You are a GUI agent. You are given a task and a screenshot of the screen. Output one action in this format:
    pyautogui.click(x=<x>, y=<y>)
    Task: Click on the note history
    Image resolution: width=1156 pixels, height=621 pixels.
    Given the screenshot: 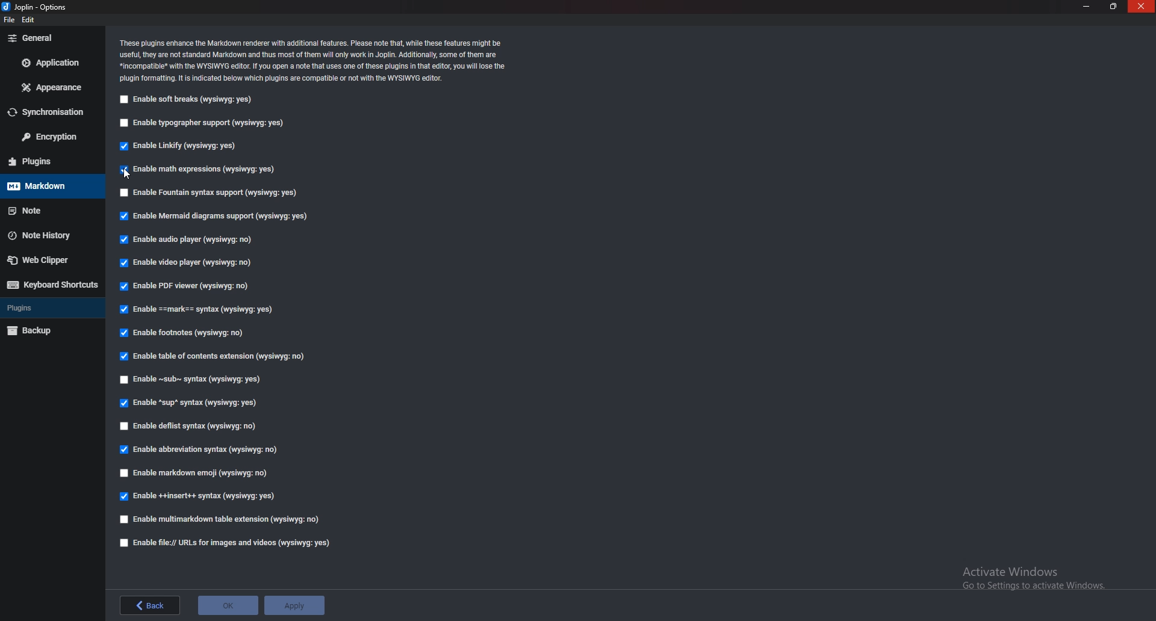 What is the action you would take?
    pyautogui.click(x=51, y=234)
    